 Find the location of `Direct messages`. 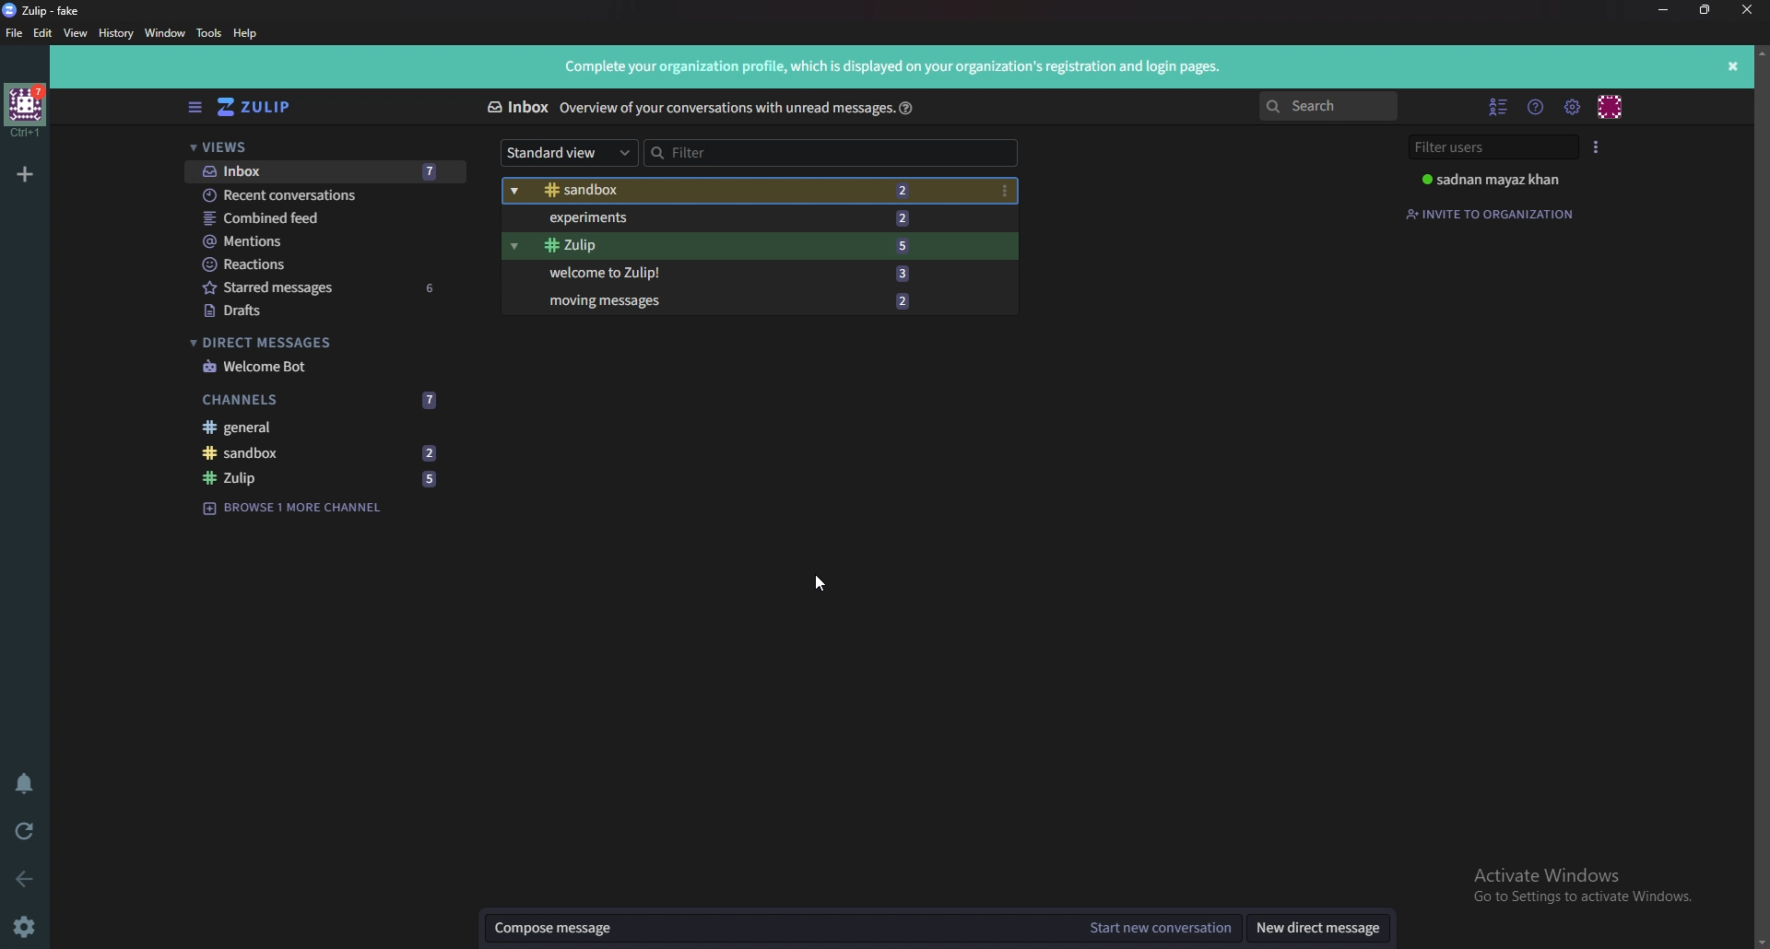

Direct messages is located at coordinates (315, 340).